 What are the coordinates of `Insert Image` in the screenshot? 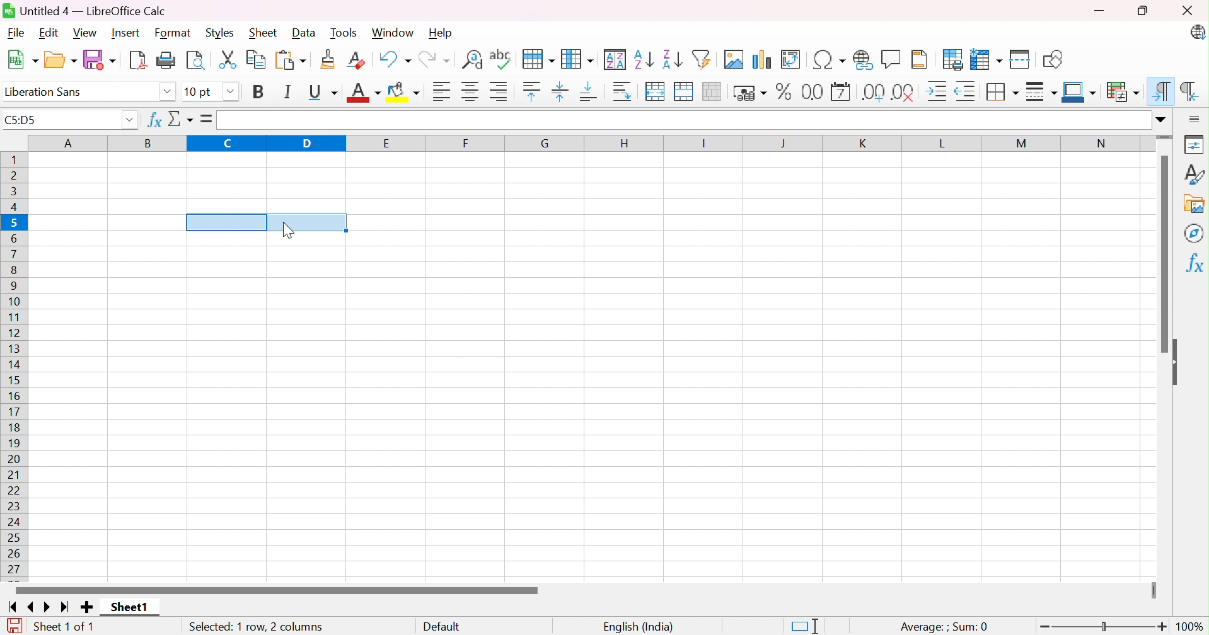 It's located at (733, 59).